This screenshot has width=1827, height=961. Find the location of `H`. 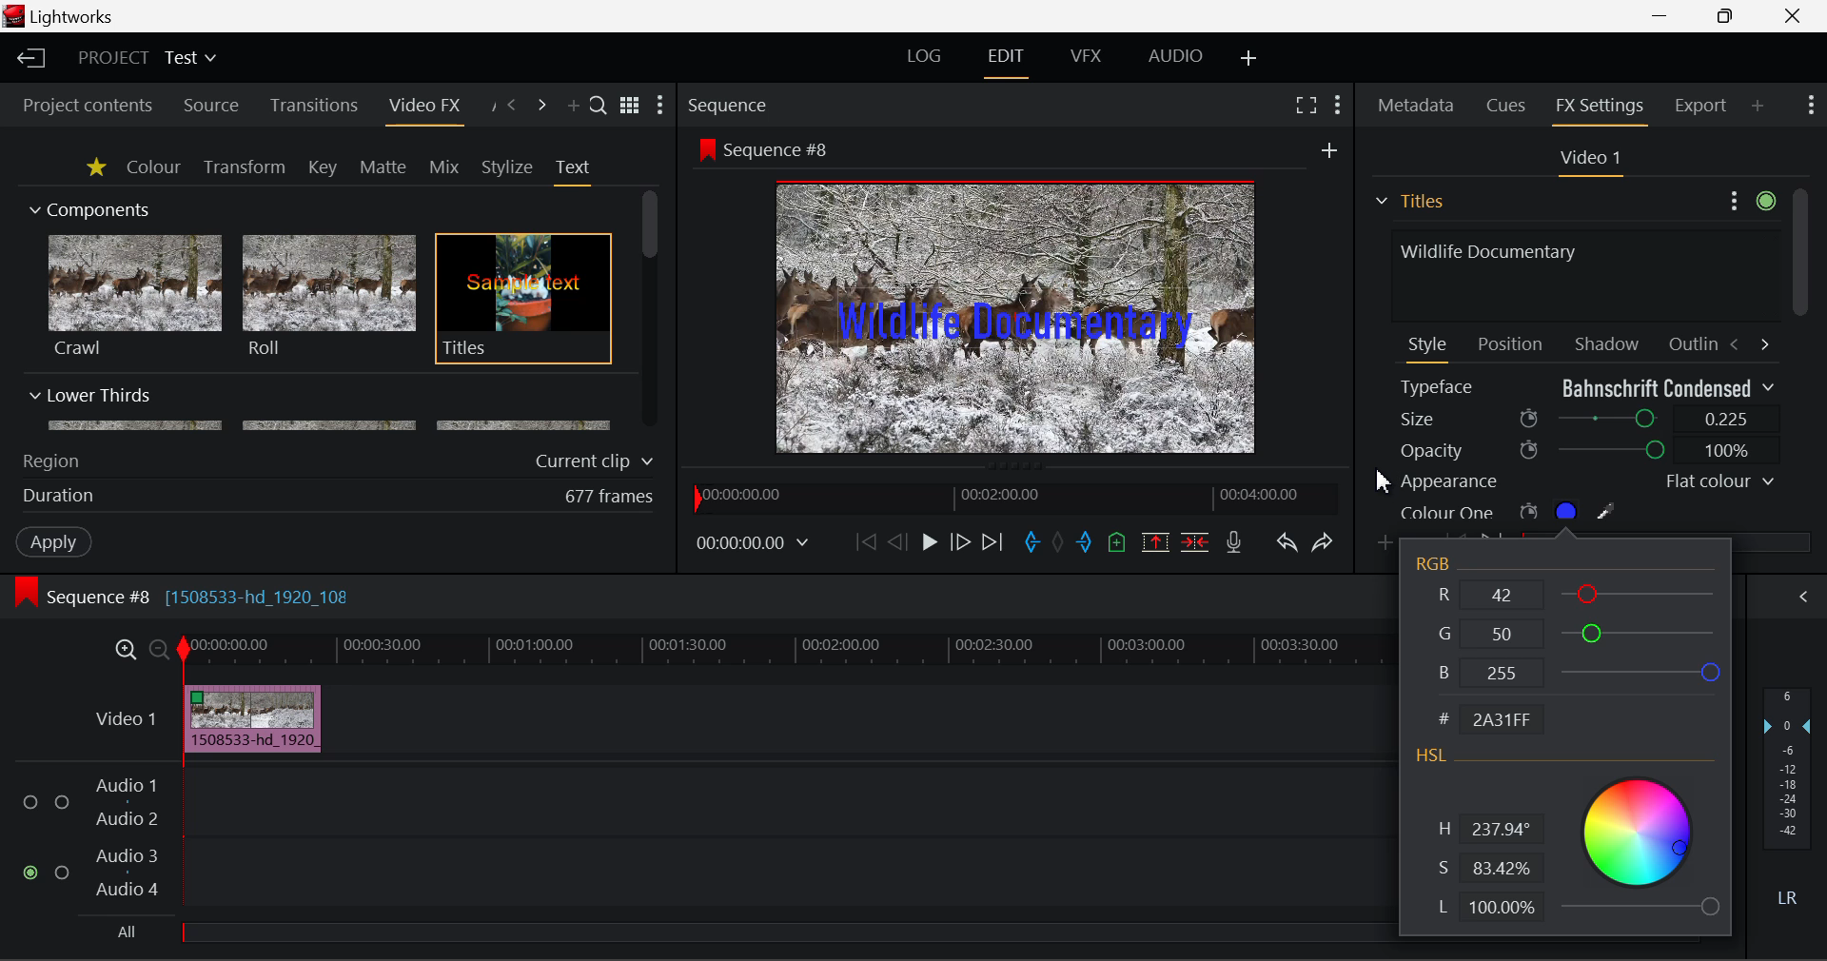

H is located at coordinates (1488, 831).